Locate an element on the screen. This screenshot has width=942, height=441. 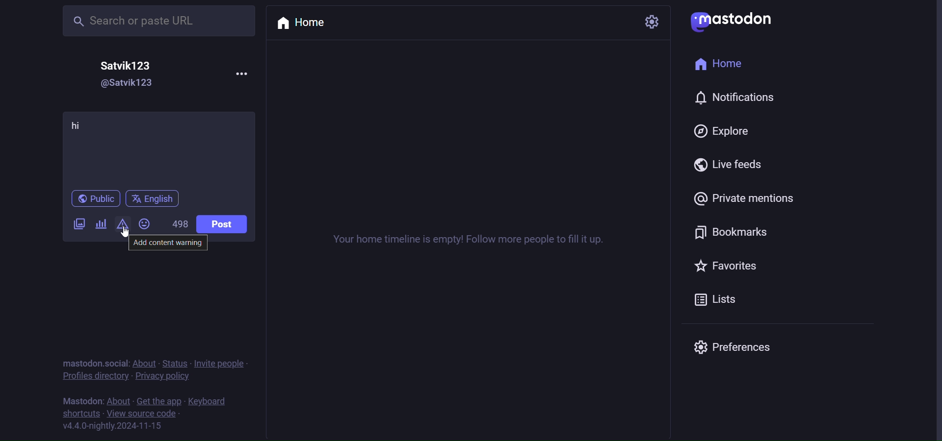
about is located at coordinates (147, 364).